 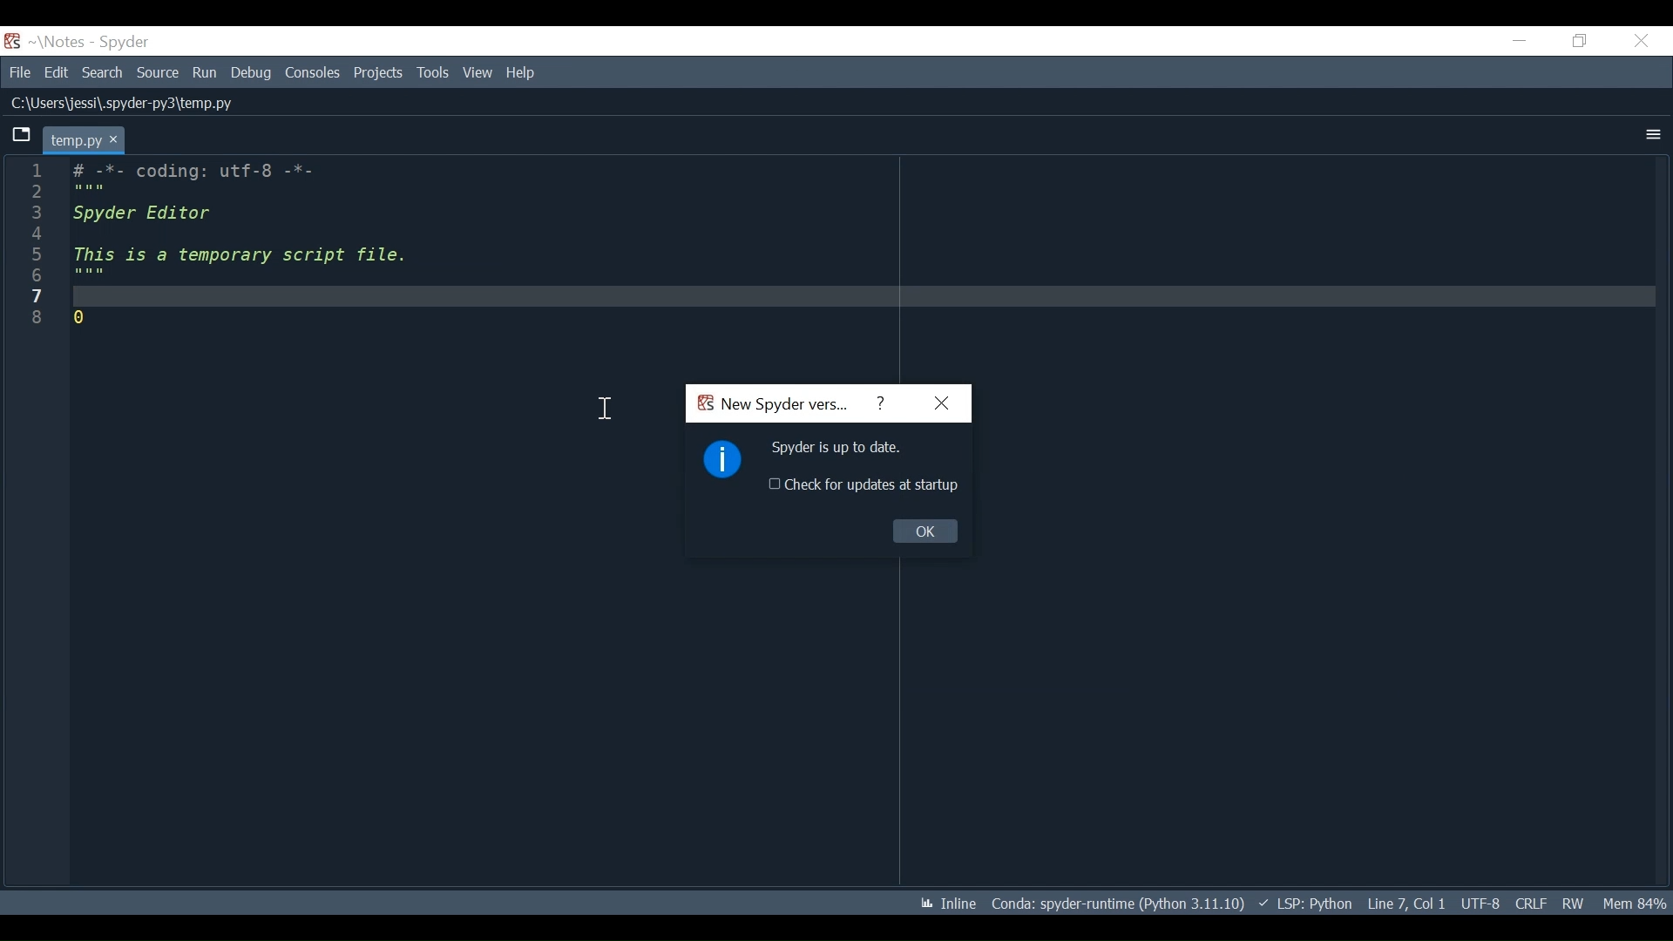 I want to click on Debug, so click(x=253, y=72).